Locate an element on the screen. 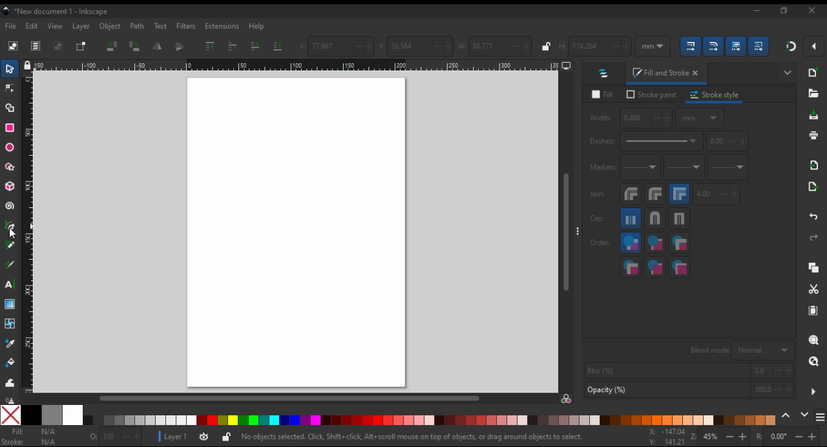 The height and width of the screenshot is (447, 827). markers, stoke, fills is located at coordinates (680, 266).